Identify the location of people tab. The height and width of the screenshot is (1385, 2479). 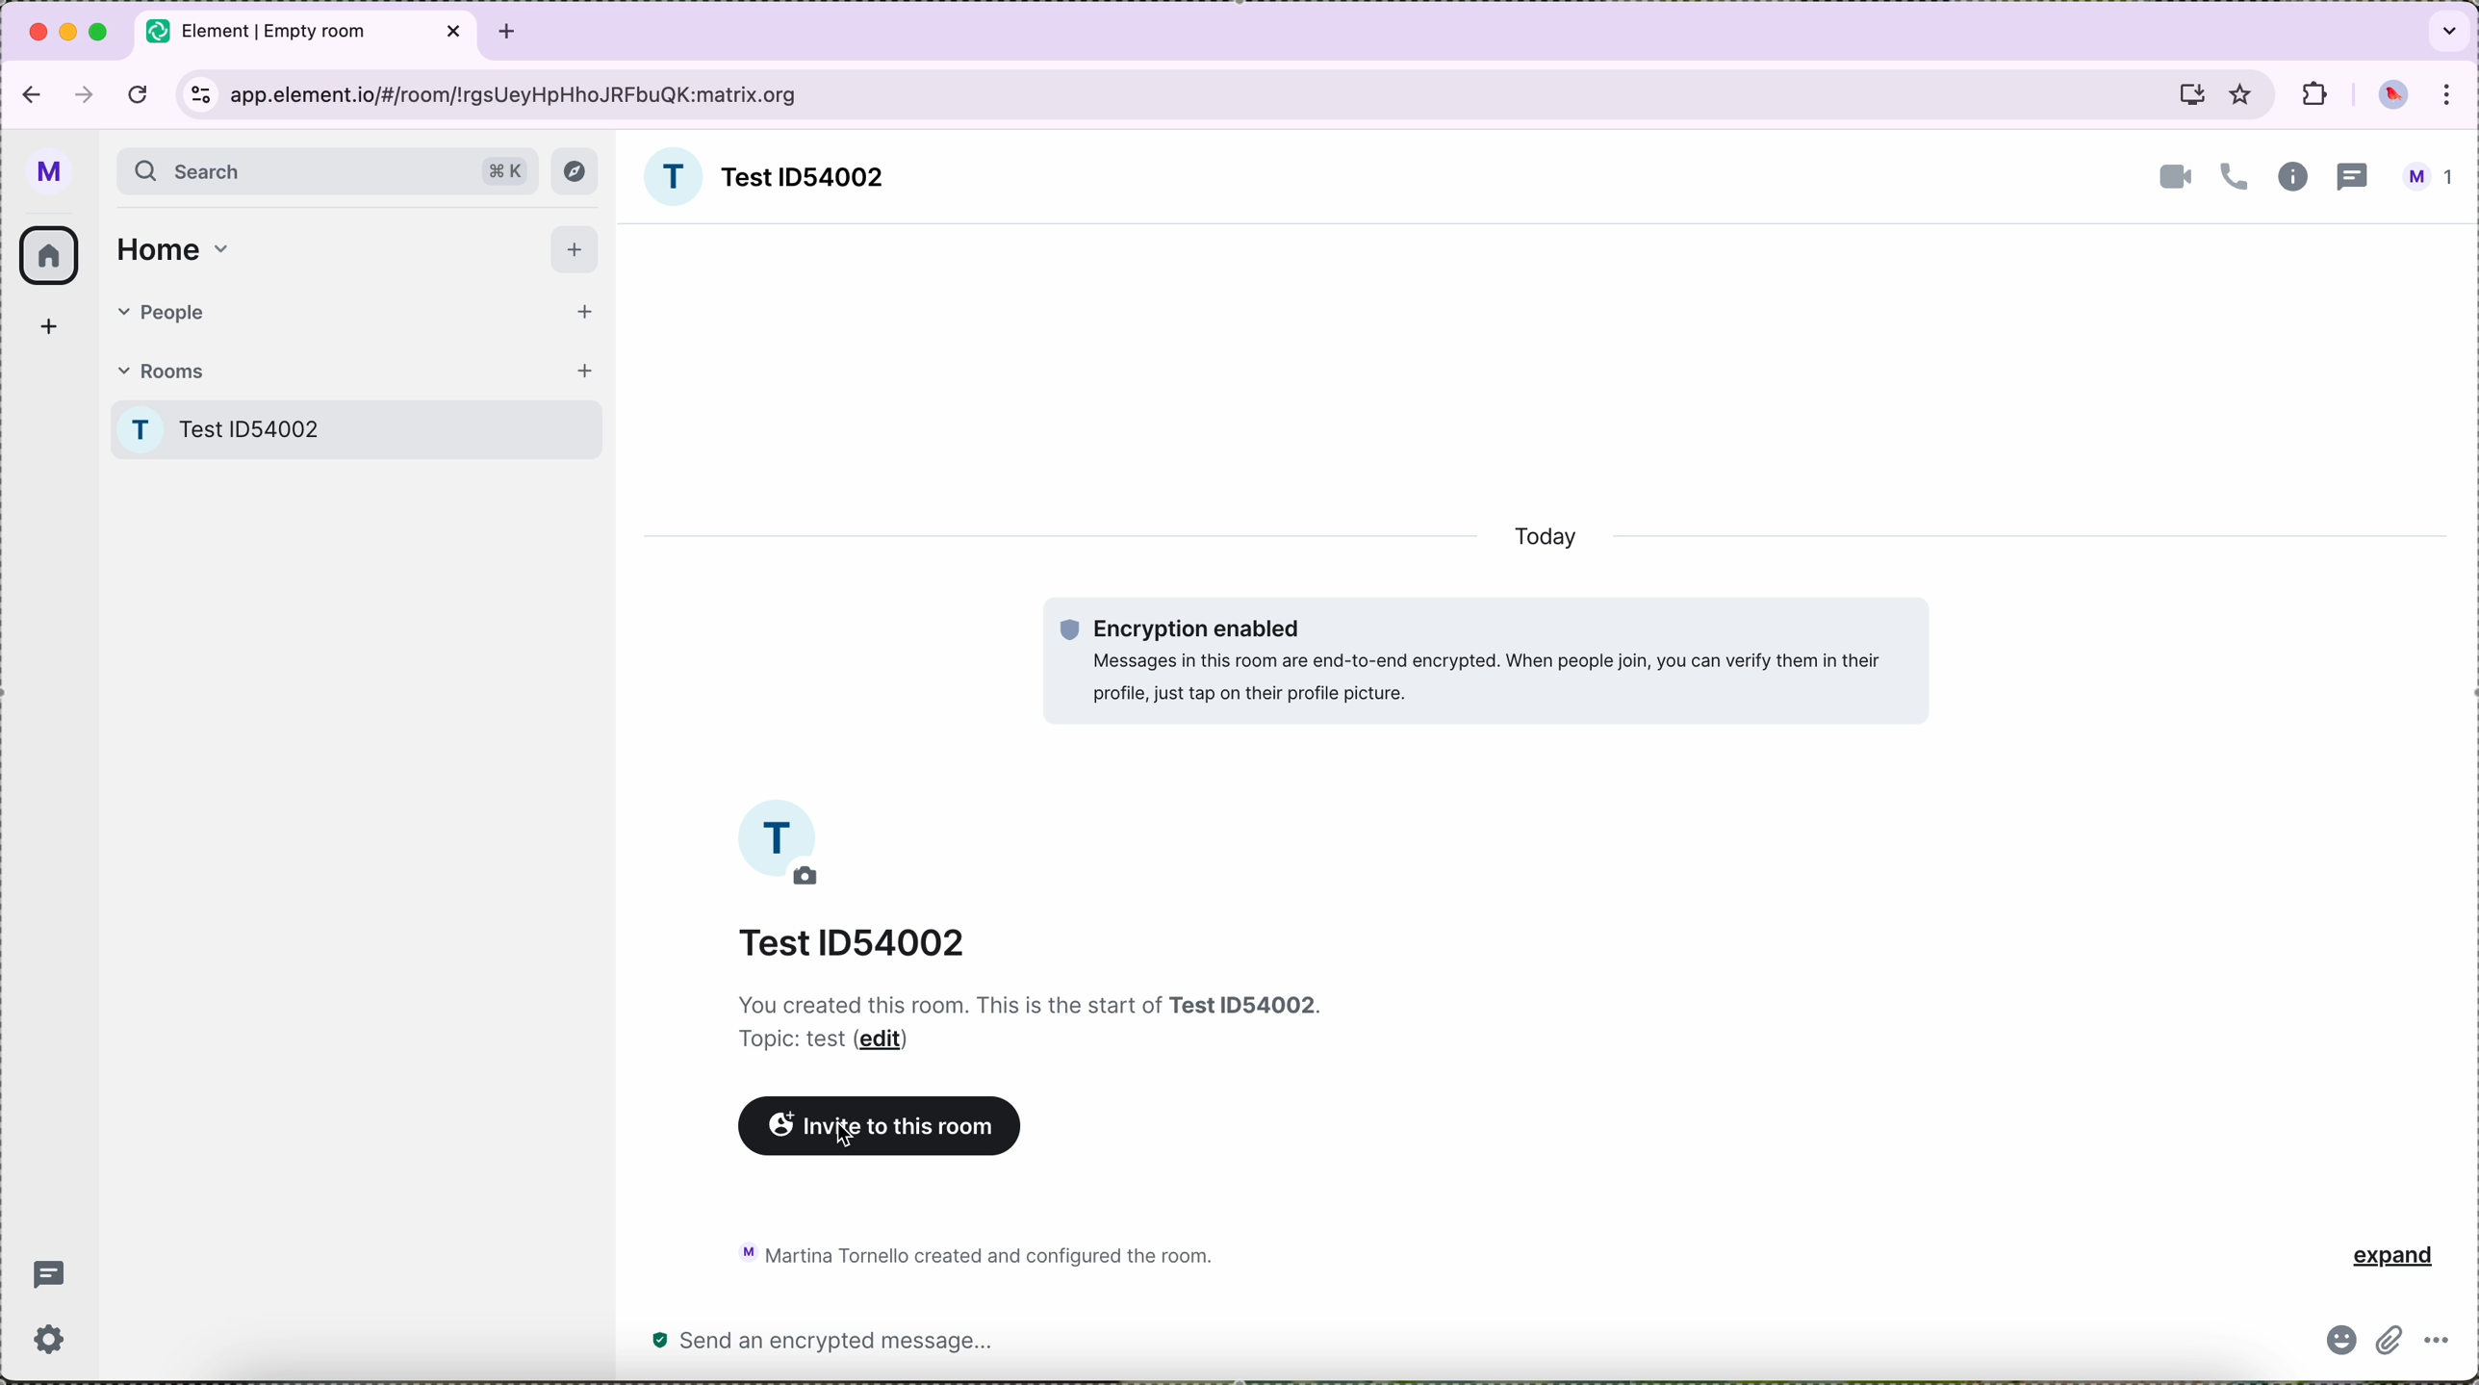
(353, 309).